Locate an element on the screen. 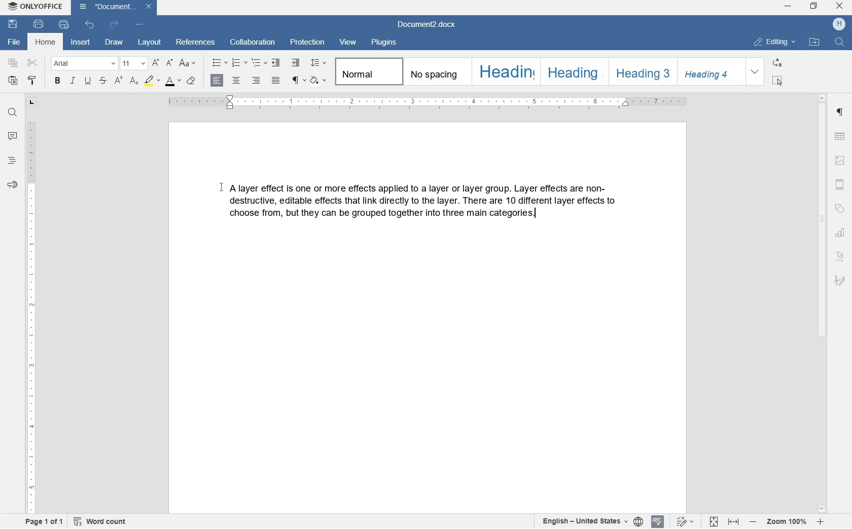  view is located at coordinates (348, 43).